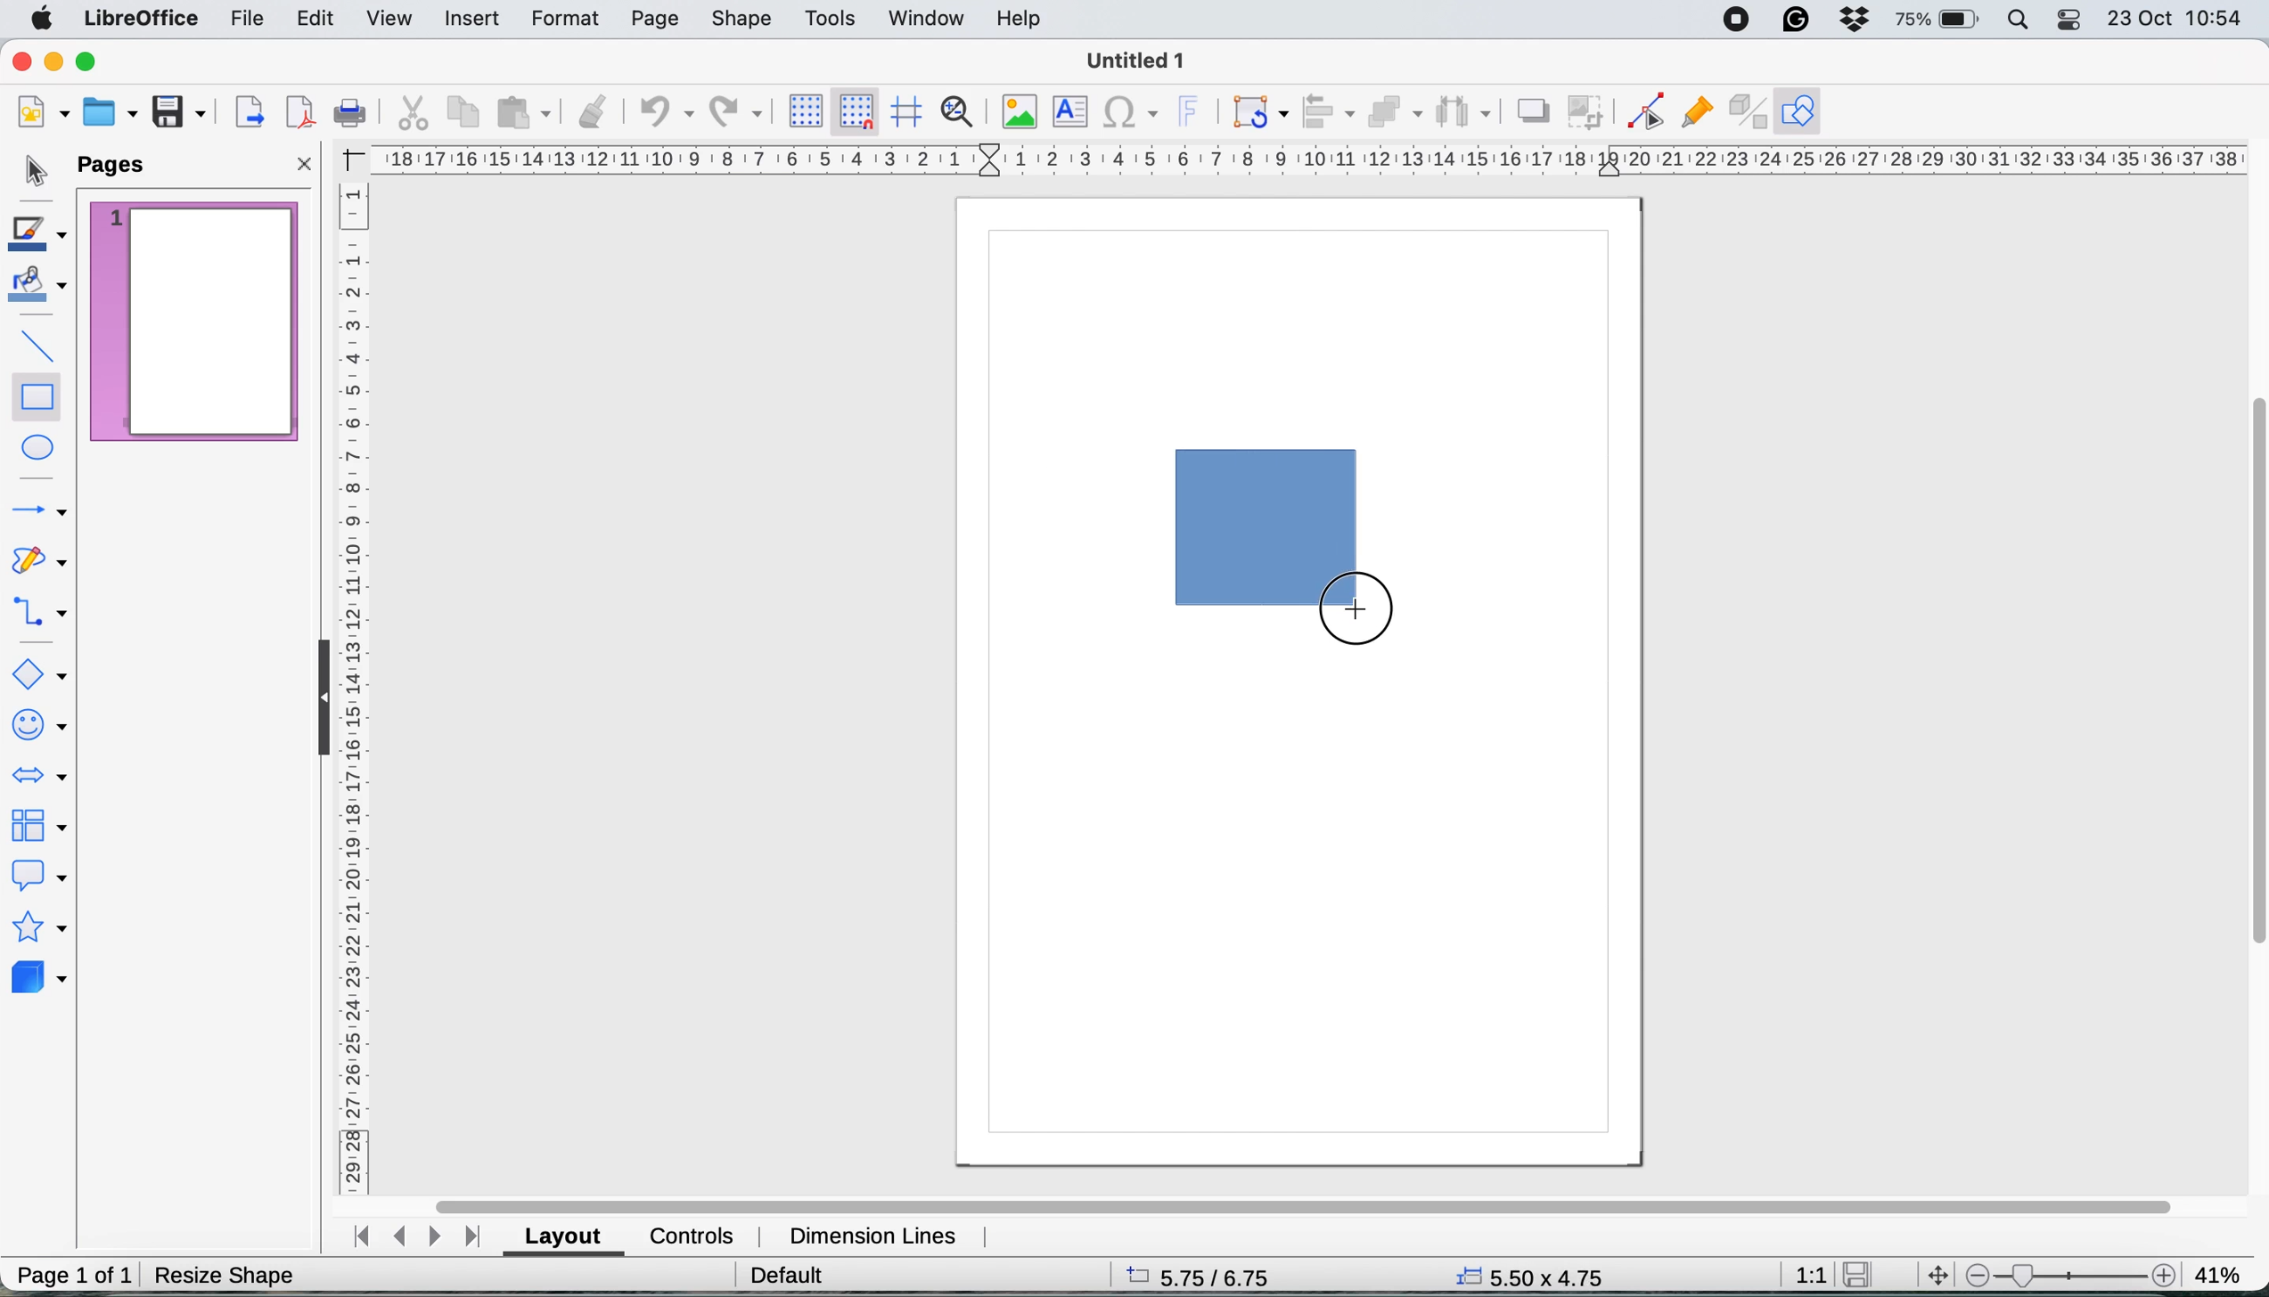 The width and height of the screenshot is (2269, 1297). I want to click on insert text box, so click(1074, 111).